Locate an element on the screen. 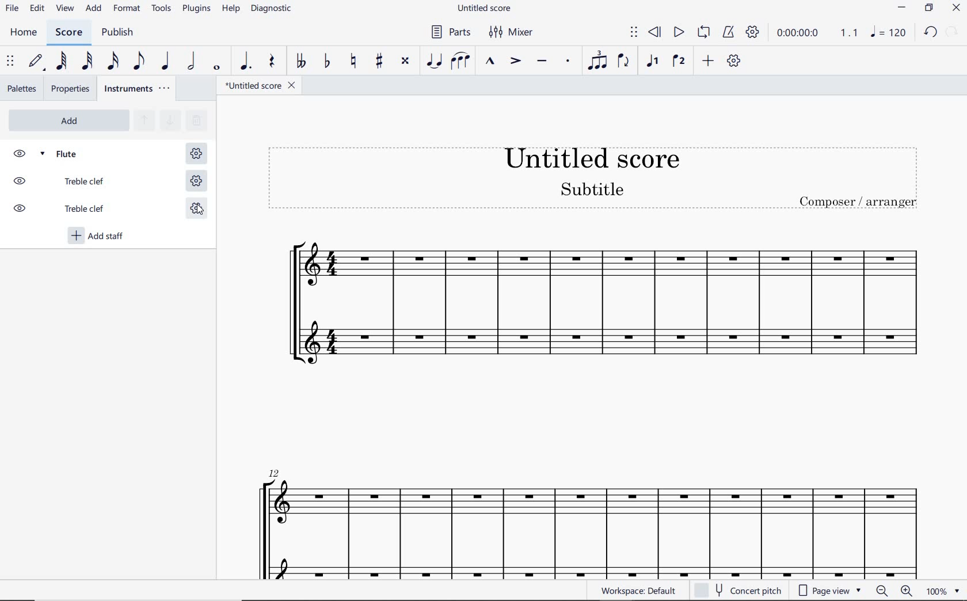 This screenshot has height=601, width=967. TUPLET is located at coordinates (594, 62).